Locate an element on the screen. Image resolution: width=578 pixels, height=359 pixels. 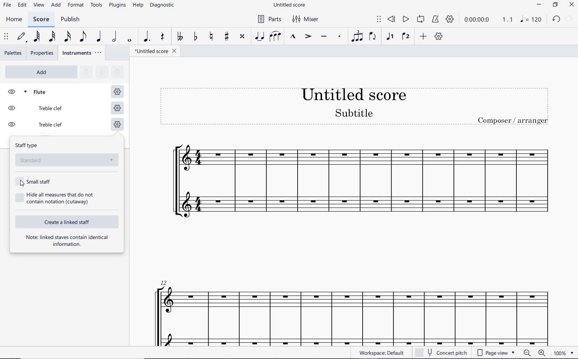
TREBLE CLEF is located at coordinates (42, 108).